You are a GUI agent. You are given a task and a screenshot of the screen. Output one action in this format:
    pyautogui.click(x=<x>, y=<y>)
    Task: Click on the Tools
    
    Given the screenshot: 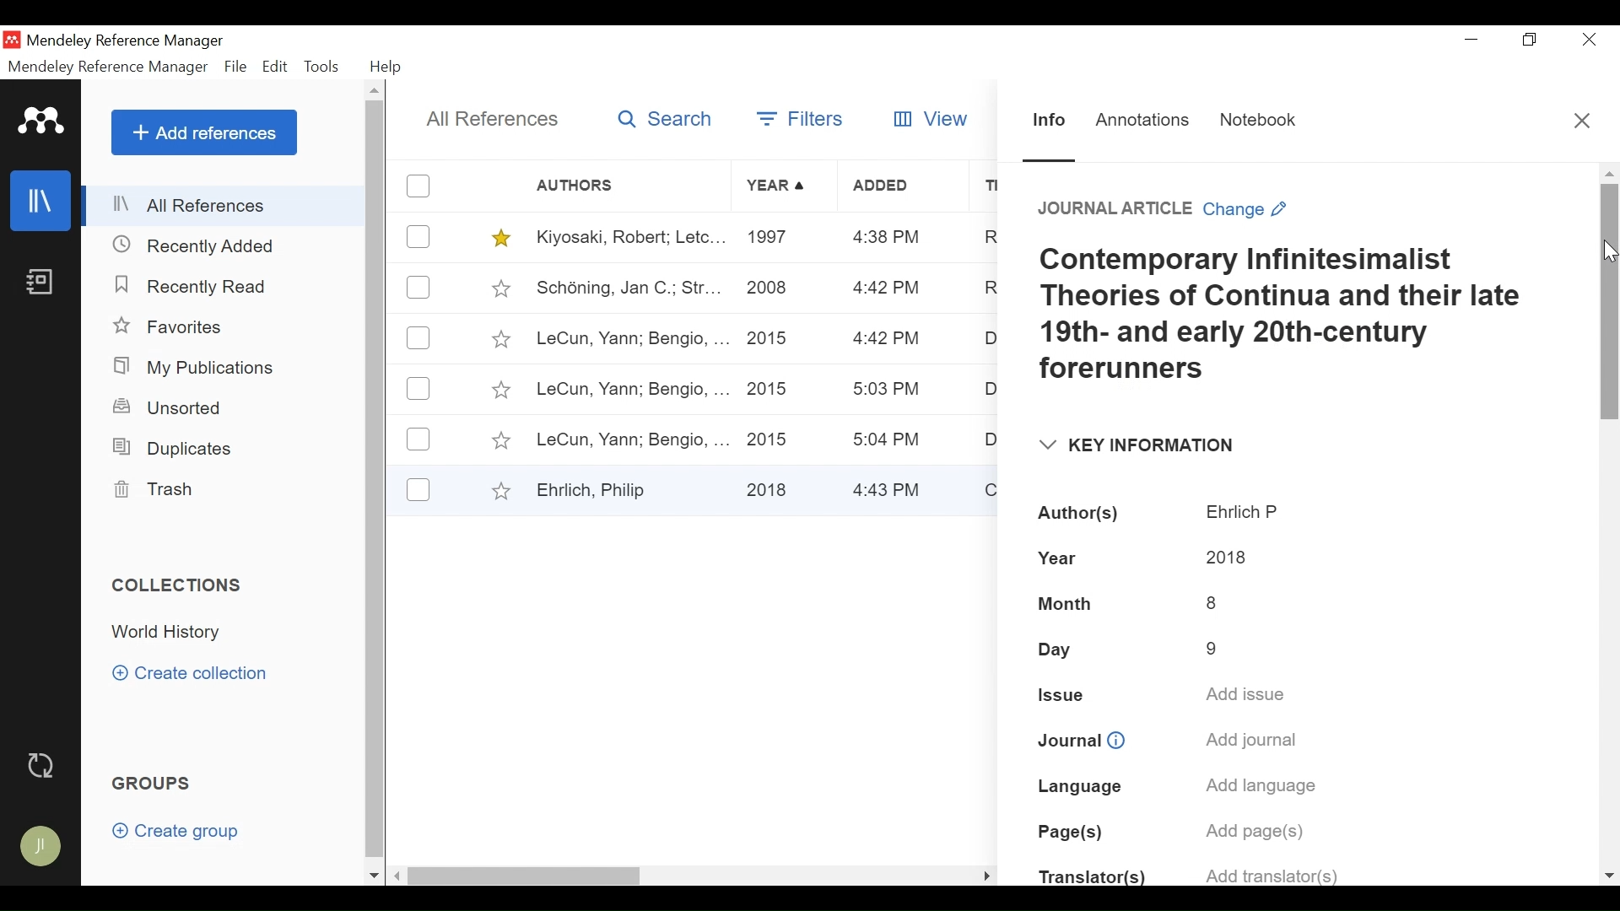 What is the action you would take?
    pyautogui.click(x=322, y=68)
    